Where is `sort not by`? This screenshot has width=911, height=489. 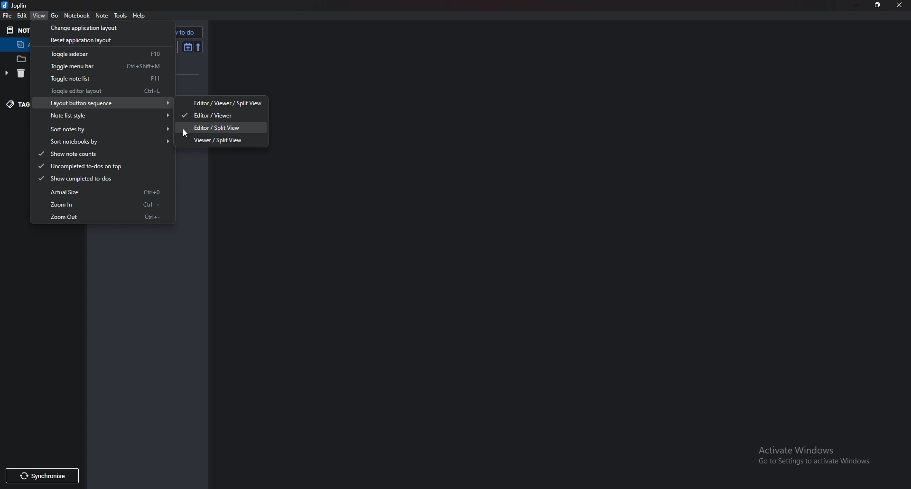
sort not by is located at coordinates (105, 128).